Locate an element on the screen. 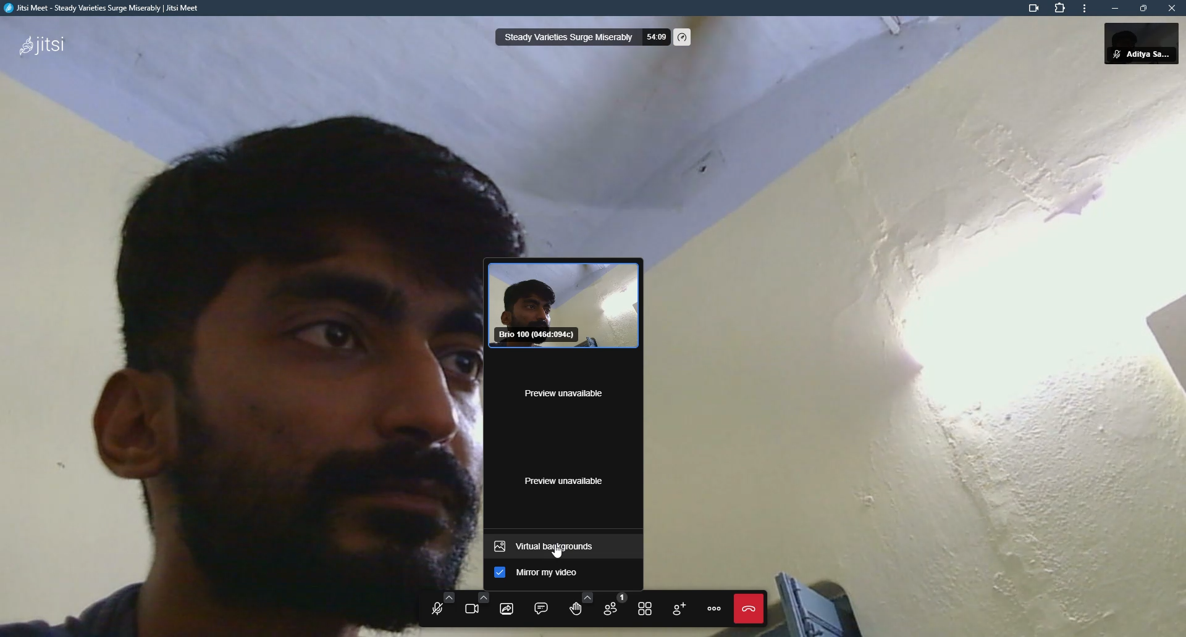 This screenshot has height=637, width=1186. preview unavailable is located at coordinates (569, 479).